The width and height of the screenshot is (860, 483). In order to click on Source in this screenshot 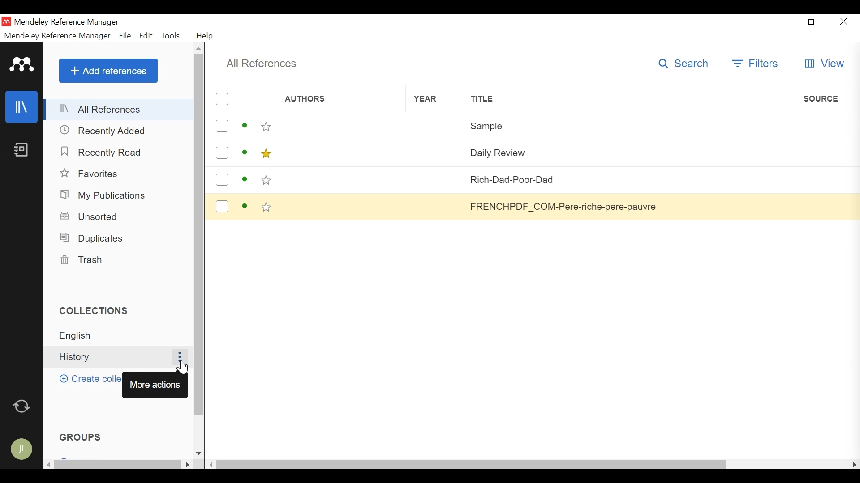, I will do `click(824, 206)`.